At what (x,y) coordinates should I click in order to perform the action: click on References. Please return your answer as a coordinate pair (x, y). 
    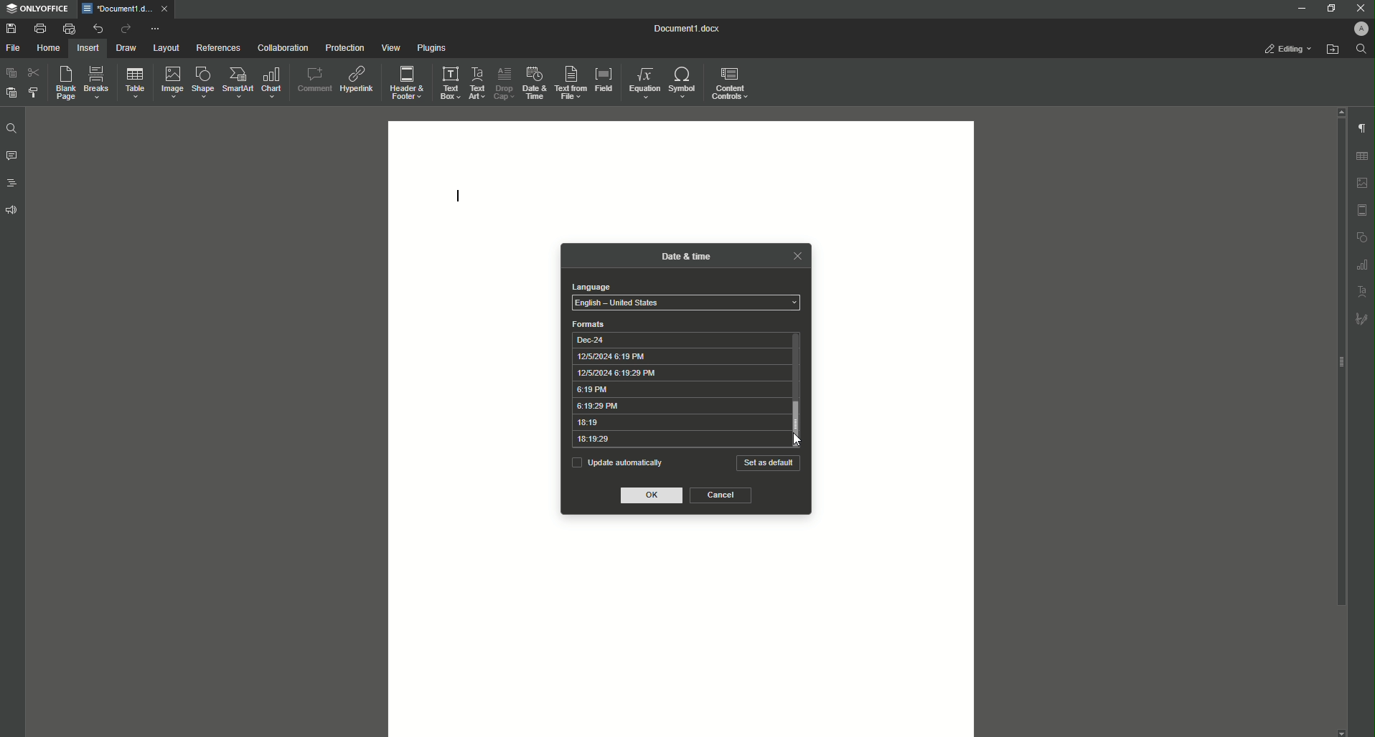
    Looking at the image, I should click on (217, 48).